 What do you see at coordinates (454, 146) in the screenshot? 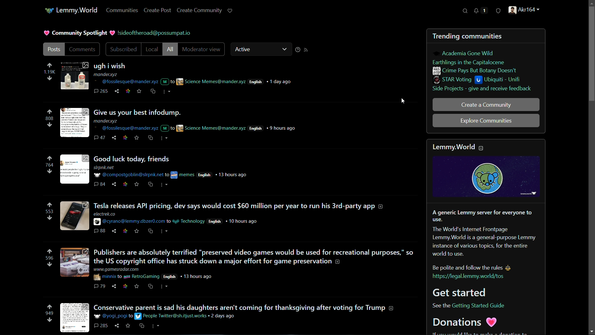
I see `lemmy.world` at bounding box center [454, 146].